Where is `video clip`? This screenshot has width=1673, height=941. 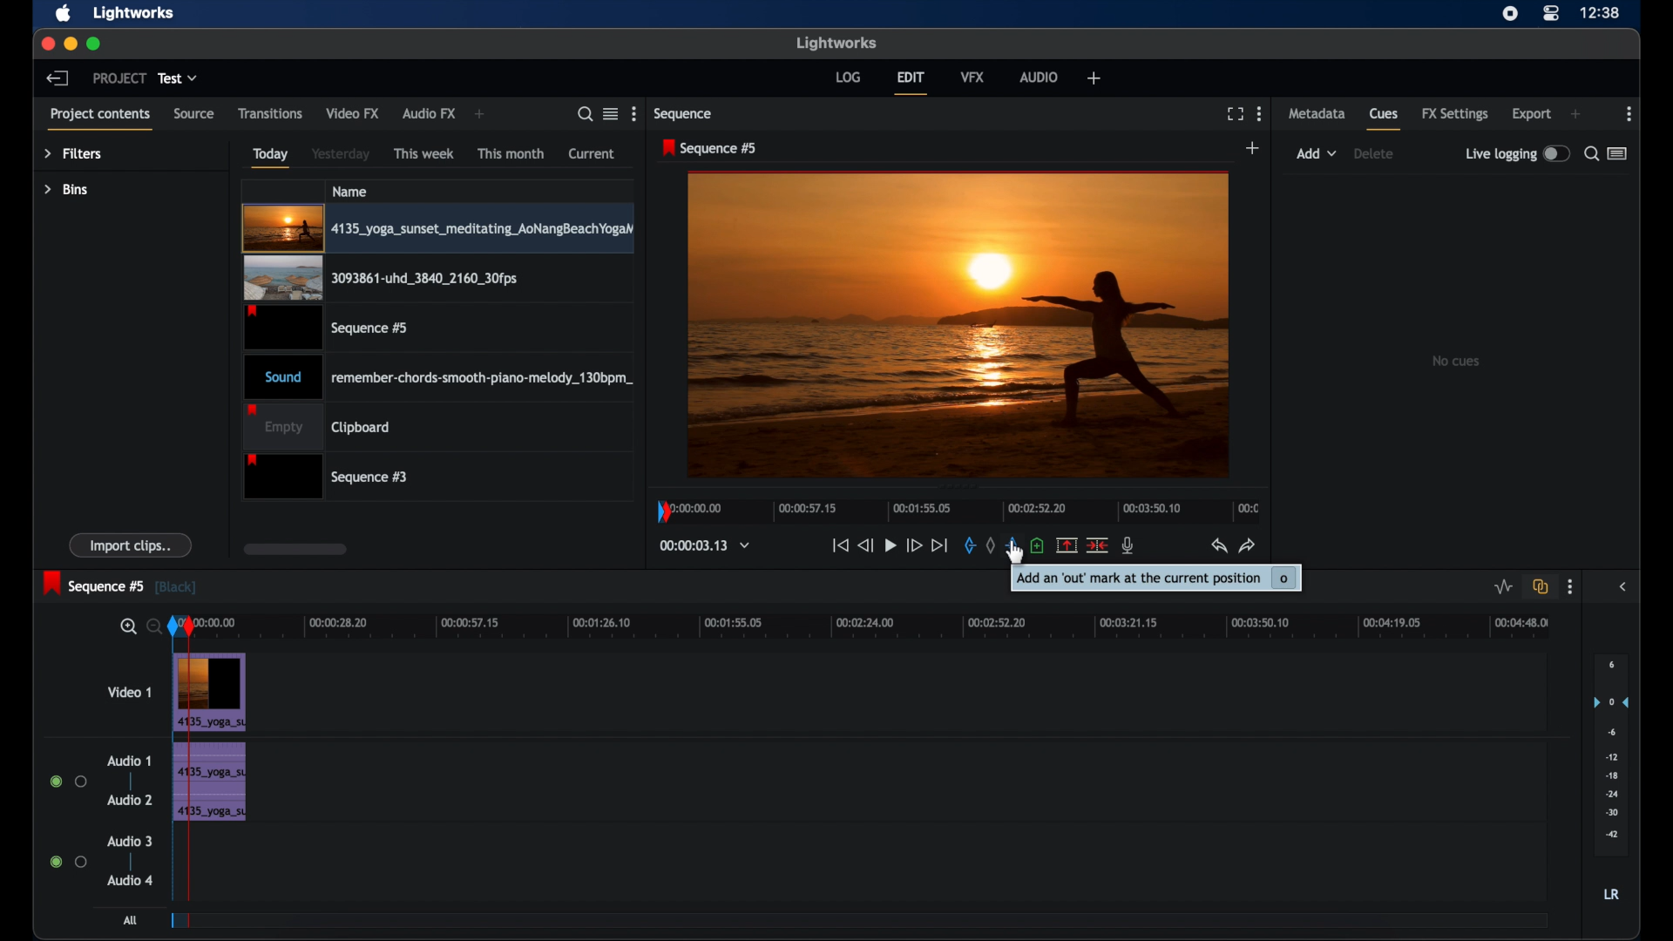 video clip is located at coordinates (380, 279).